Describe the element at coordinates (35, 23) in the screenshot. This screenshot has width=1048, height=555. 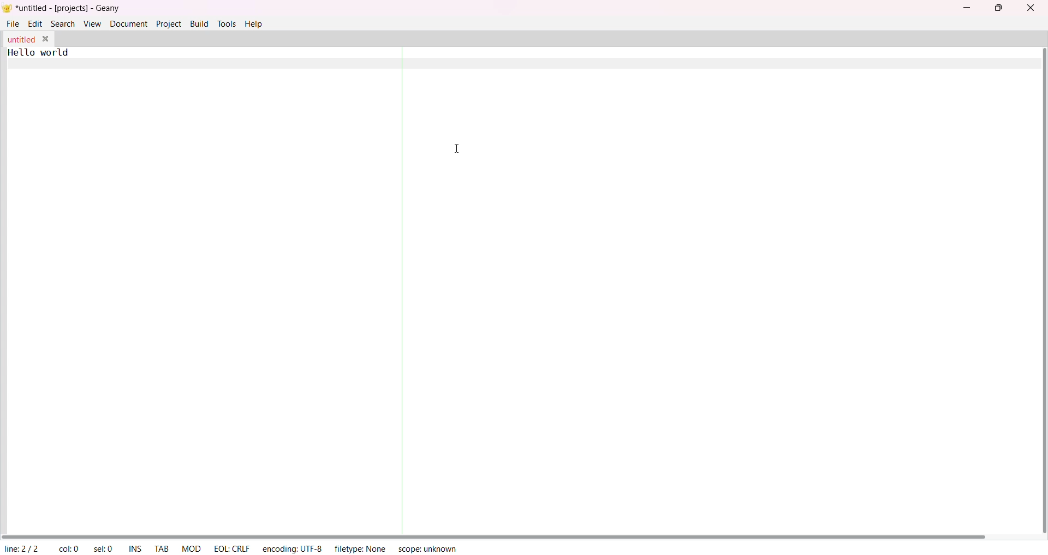
I see `edit` at that location.